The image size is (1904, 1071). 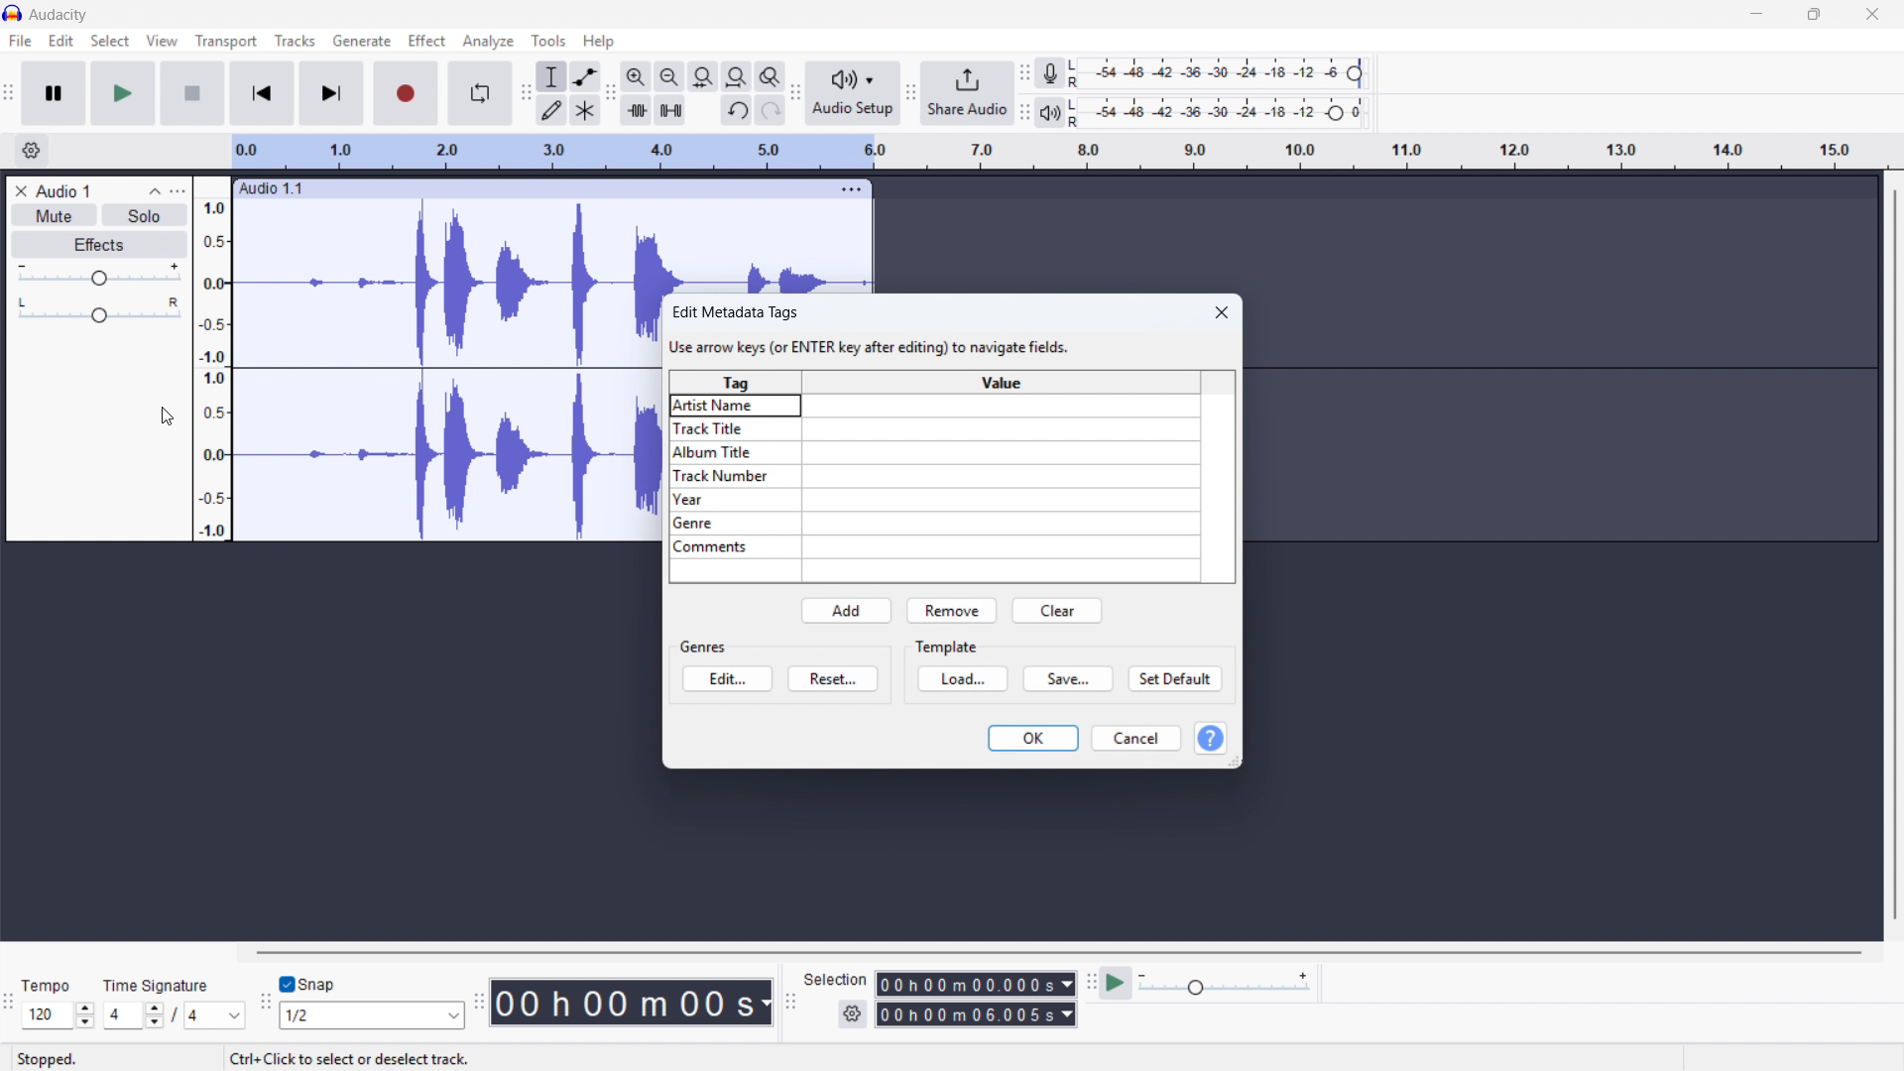 What do you see at coordinates (14, 13) in the screenshot?
I see `logo` at bounding box center [14, 13].